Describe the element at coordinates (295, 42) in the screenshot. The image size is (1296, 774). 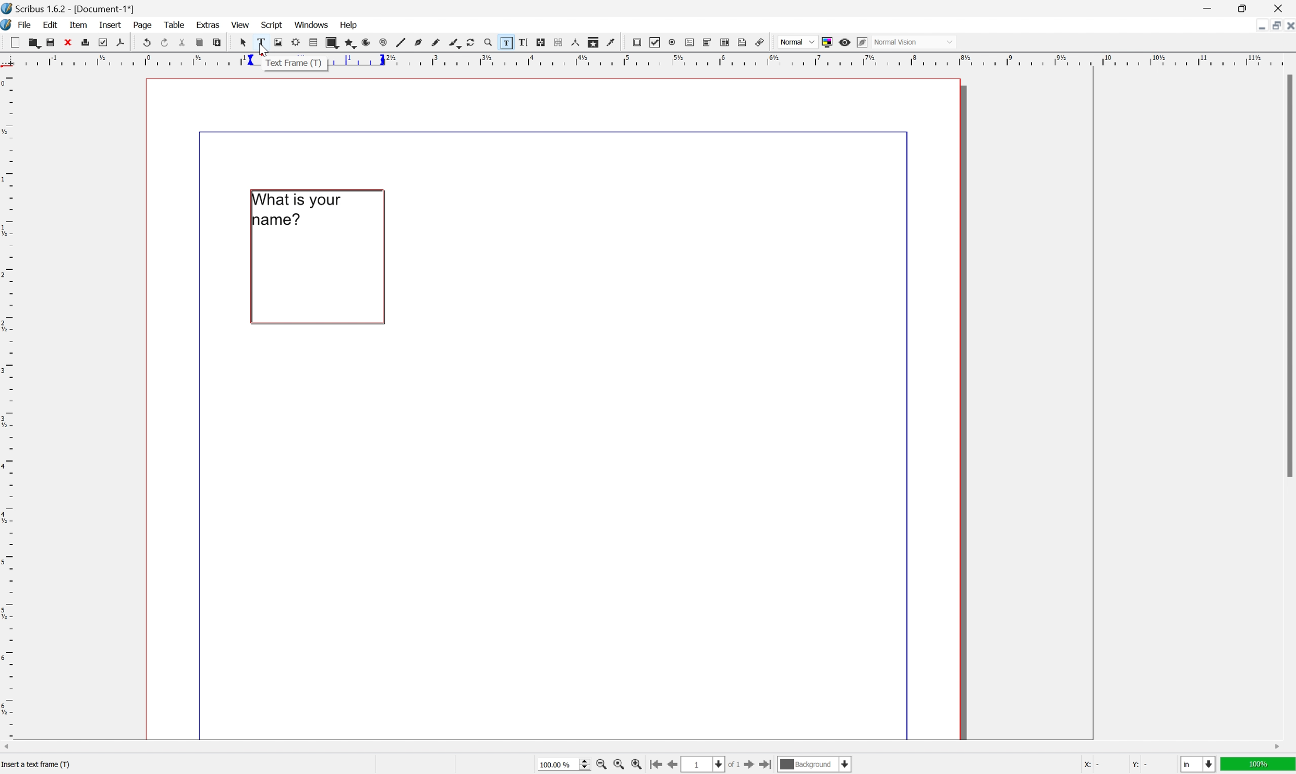
I see `render frame` at that location.